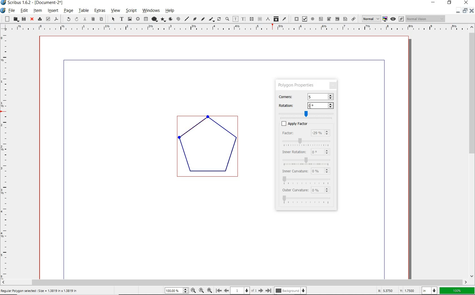 The width and height of the screenshot is (475, 295). Describe the element at coordinates (212, 149) in the screenshot. I see `5 SIDE POLYGON DRAWN` at that location.